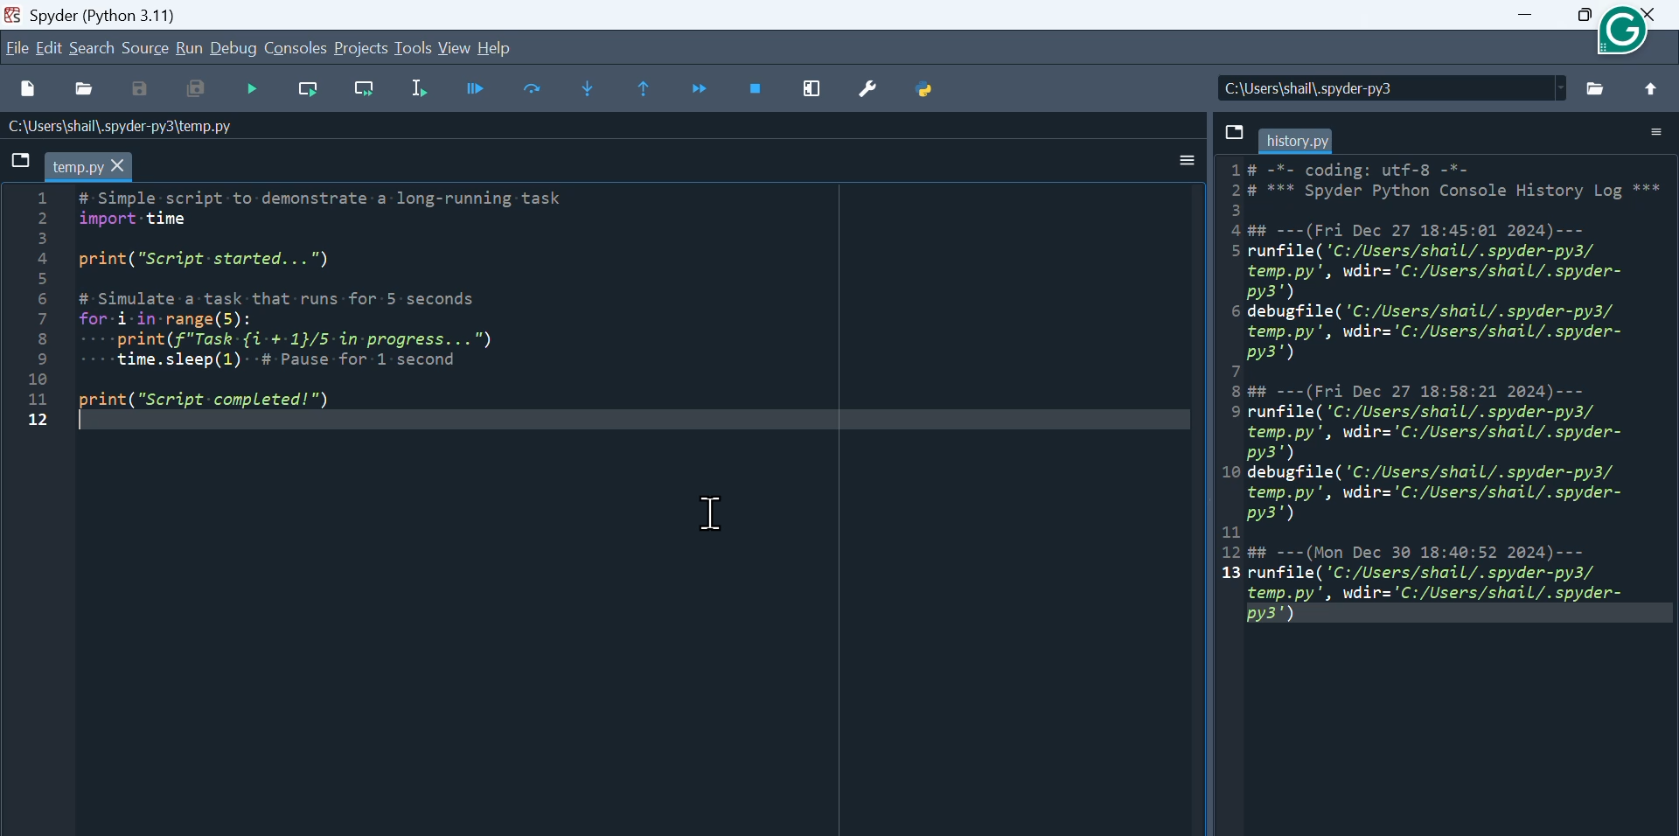  Describe the element at coordinates (503, 47) in the screenshot. I see `help` at that location.